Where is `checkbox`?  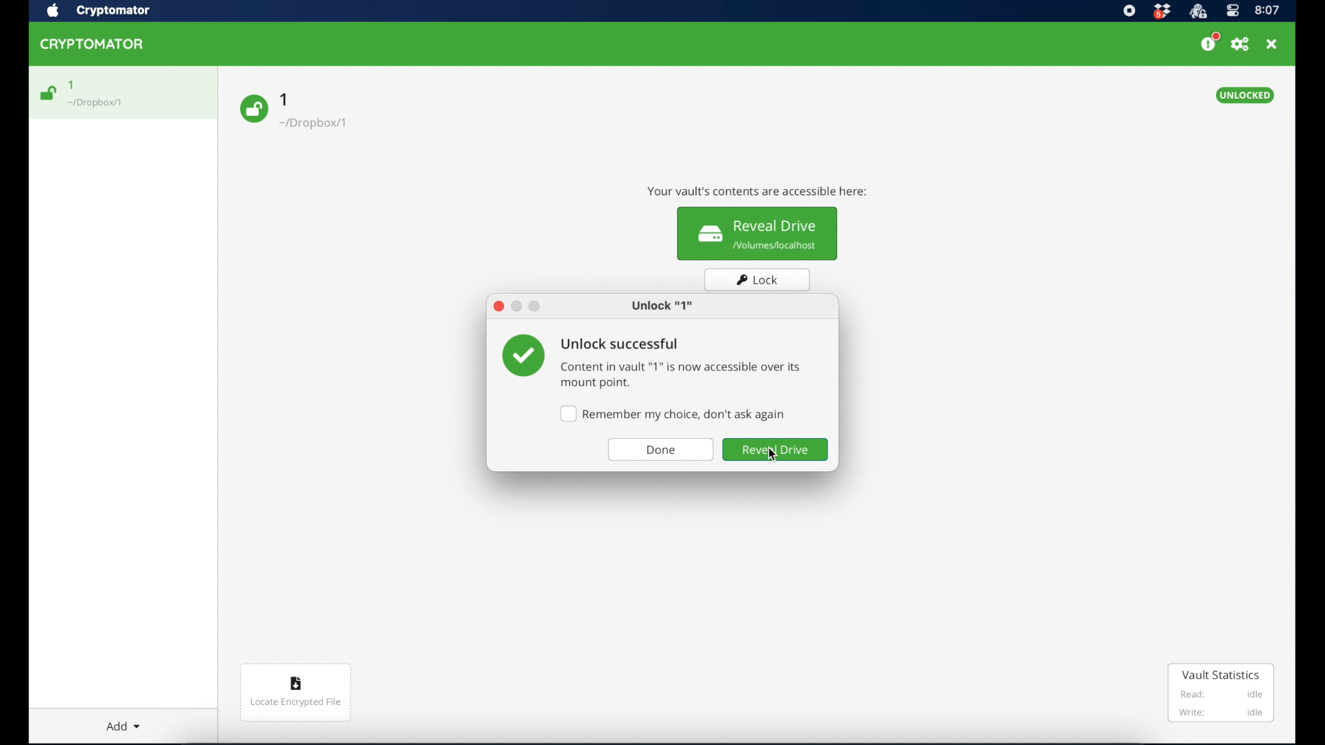
checkbox is located at coordinates (672, 414).